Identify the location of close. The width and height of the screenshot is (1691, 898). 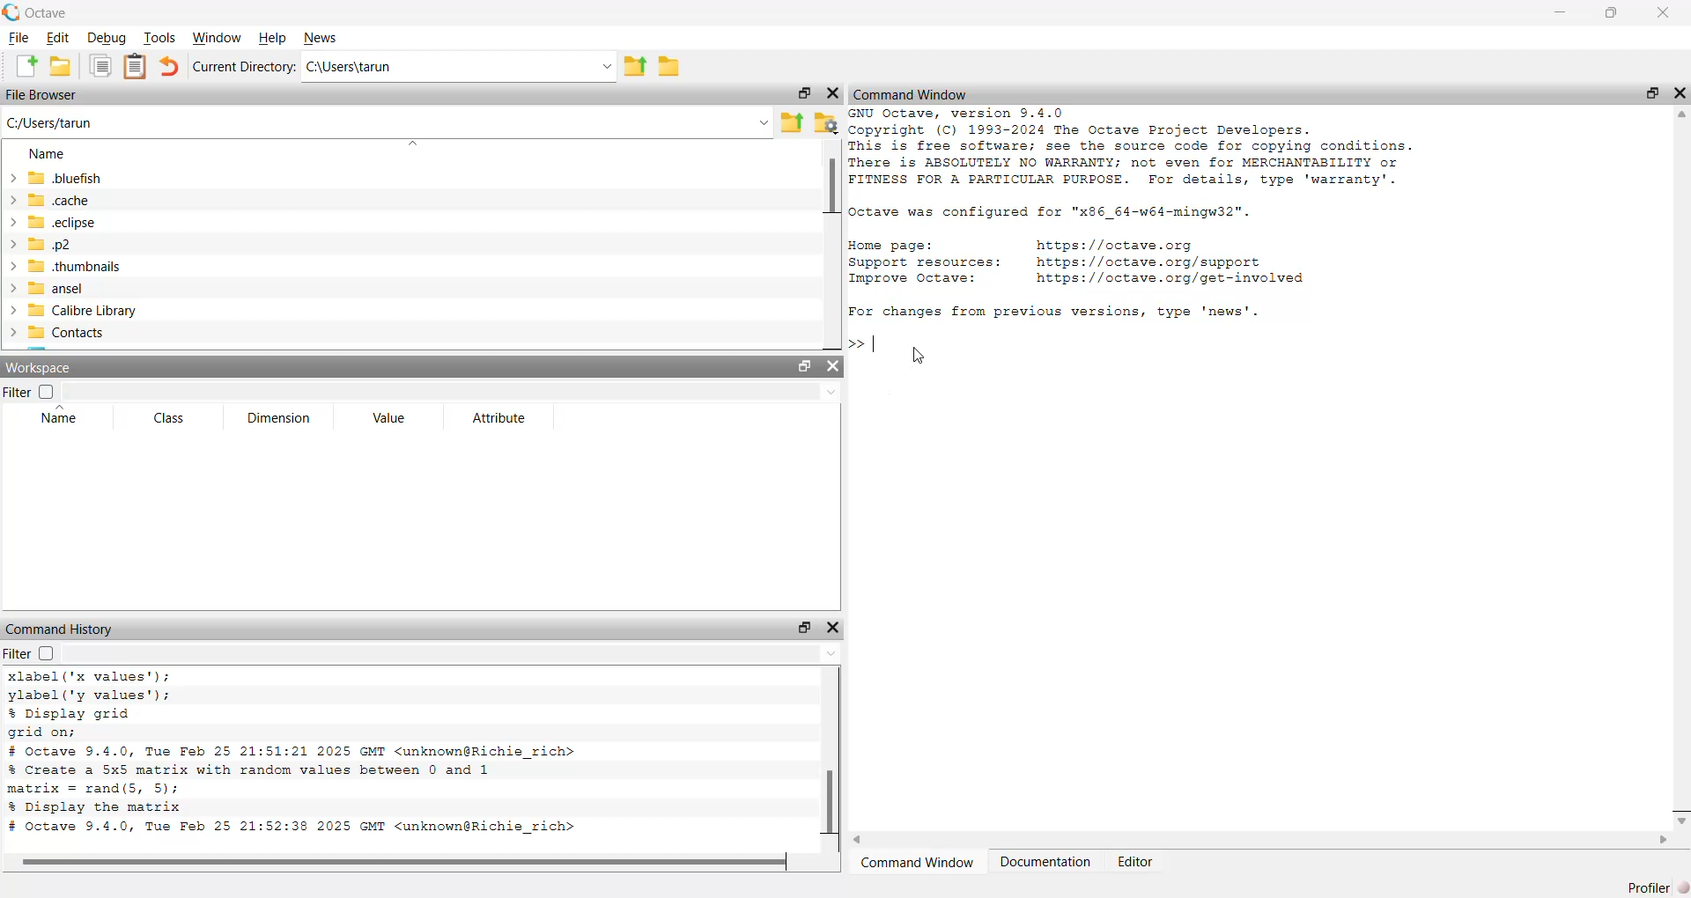
(837, 366).